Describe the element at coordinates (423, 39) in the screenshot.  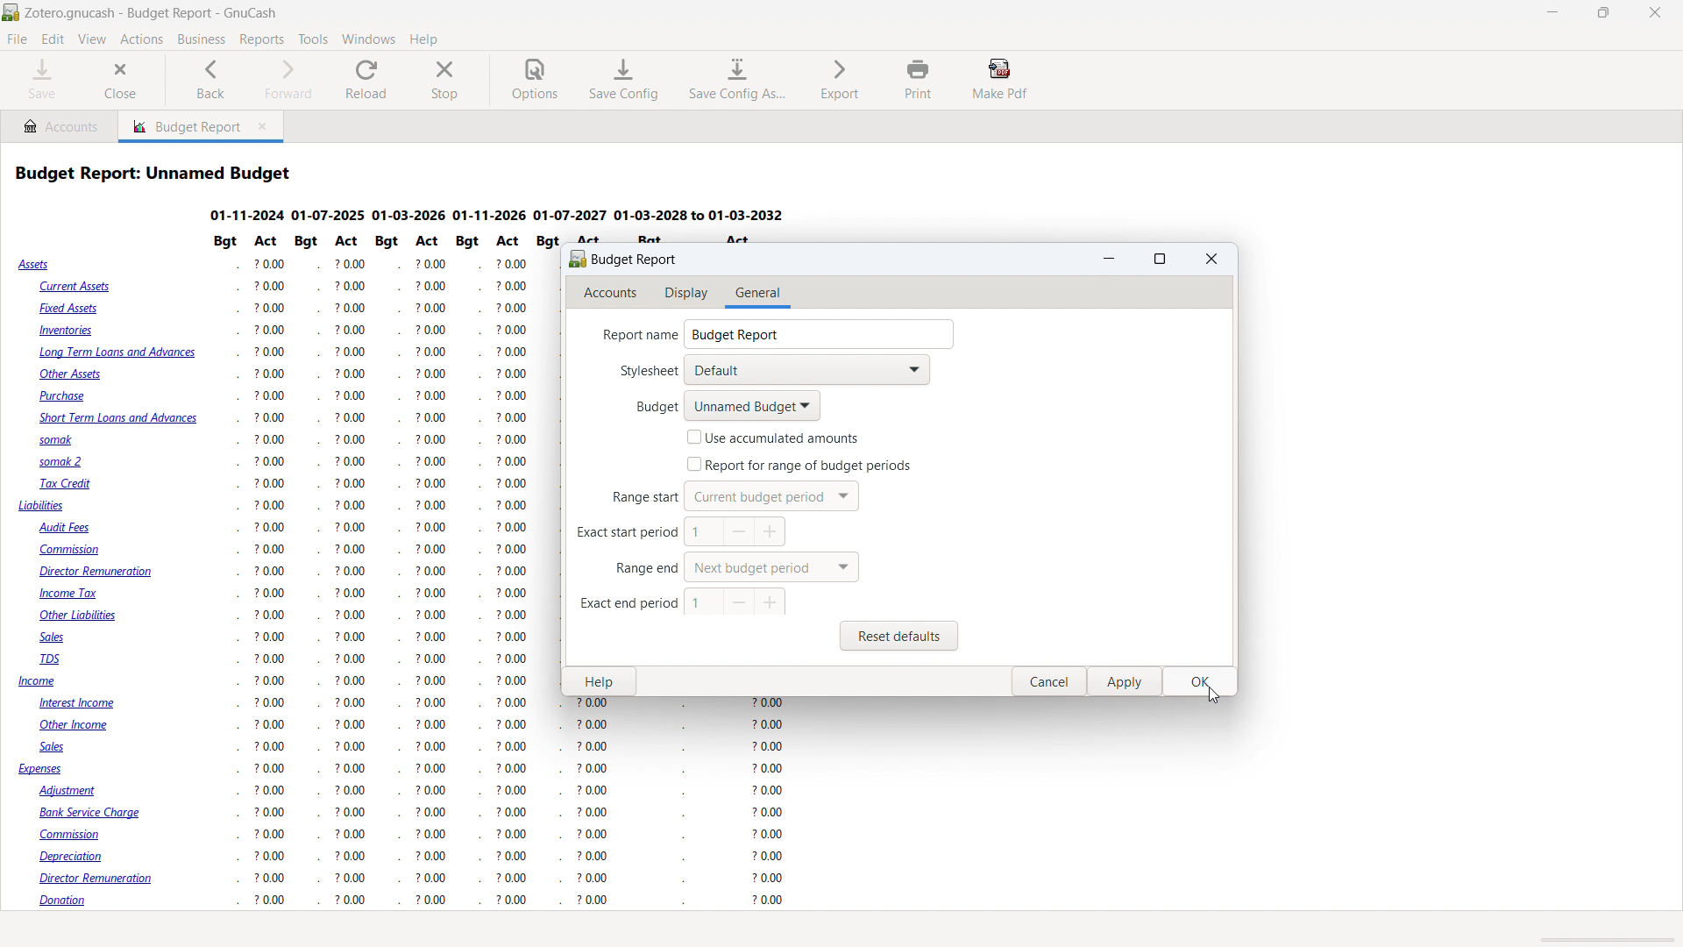
I see `help` at that location.